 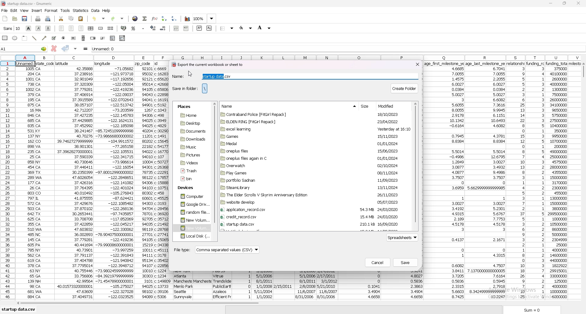 I want to click on save, so click(x=25, y=19).